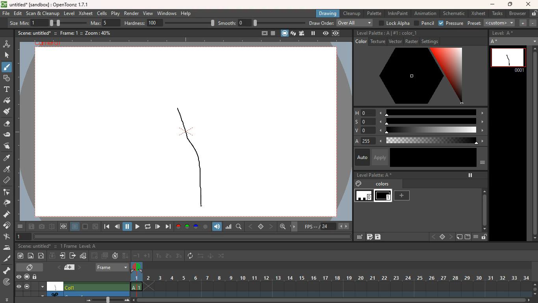 This screenshot has width=538, height=303. Describe the element at coordinates (374, 176) in the screenshot. I see `level palette: A*` at that location.